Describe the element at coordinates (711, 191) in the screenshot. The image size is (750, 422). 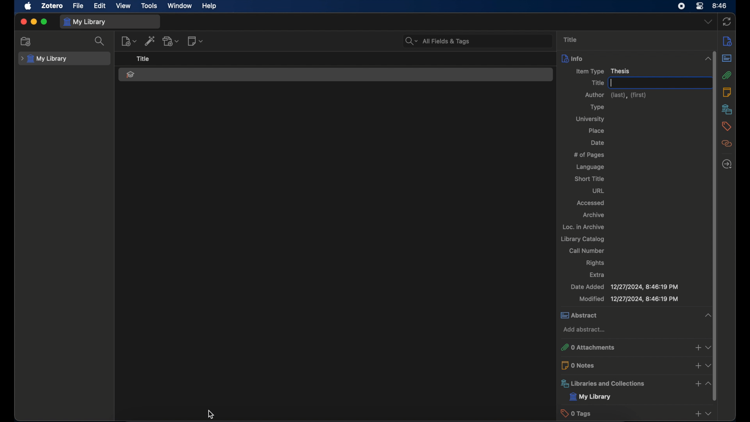
I see `vertical scrollbar` at that location.